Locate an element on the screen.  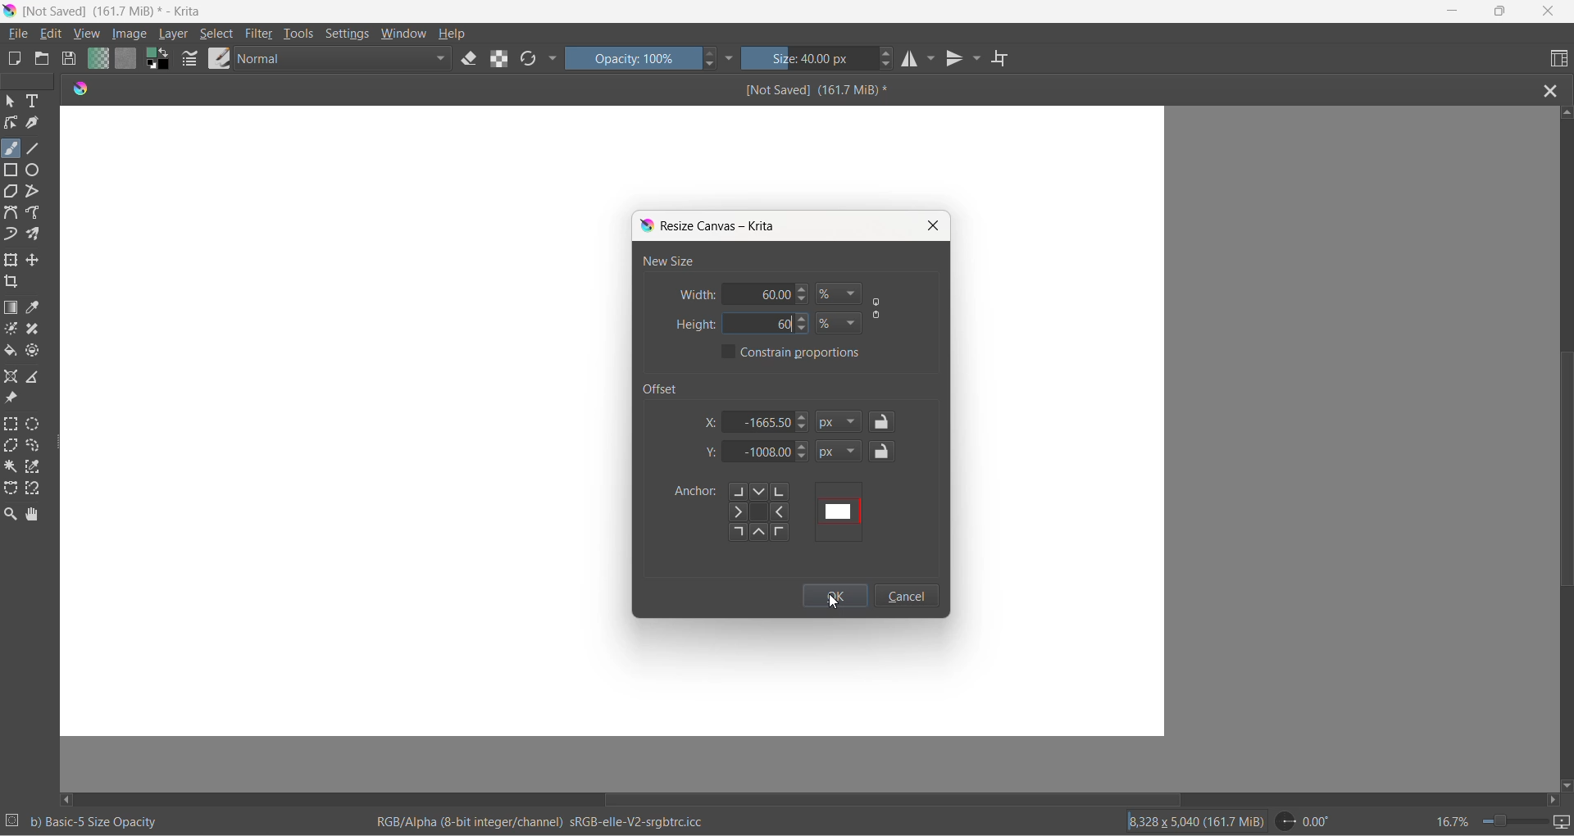
zoom button is located at coordinates (28, 81).